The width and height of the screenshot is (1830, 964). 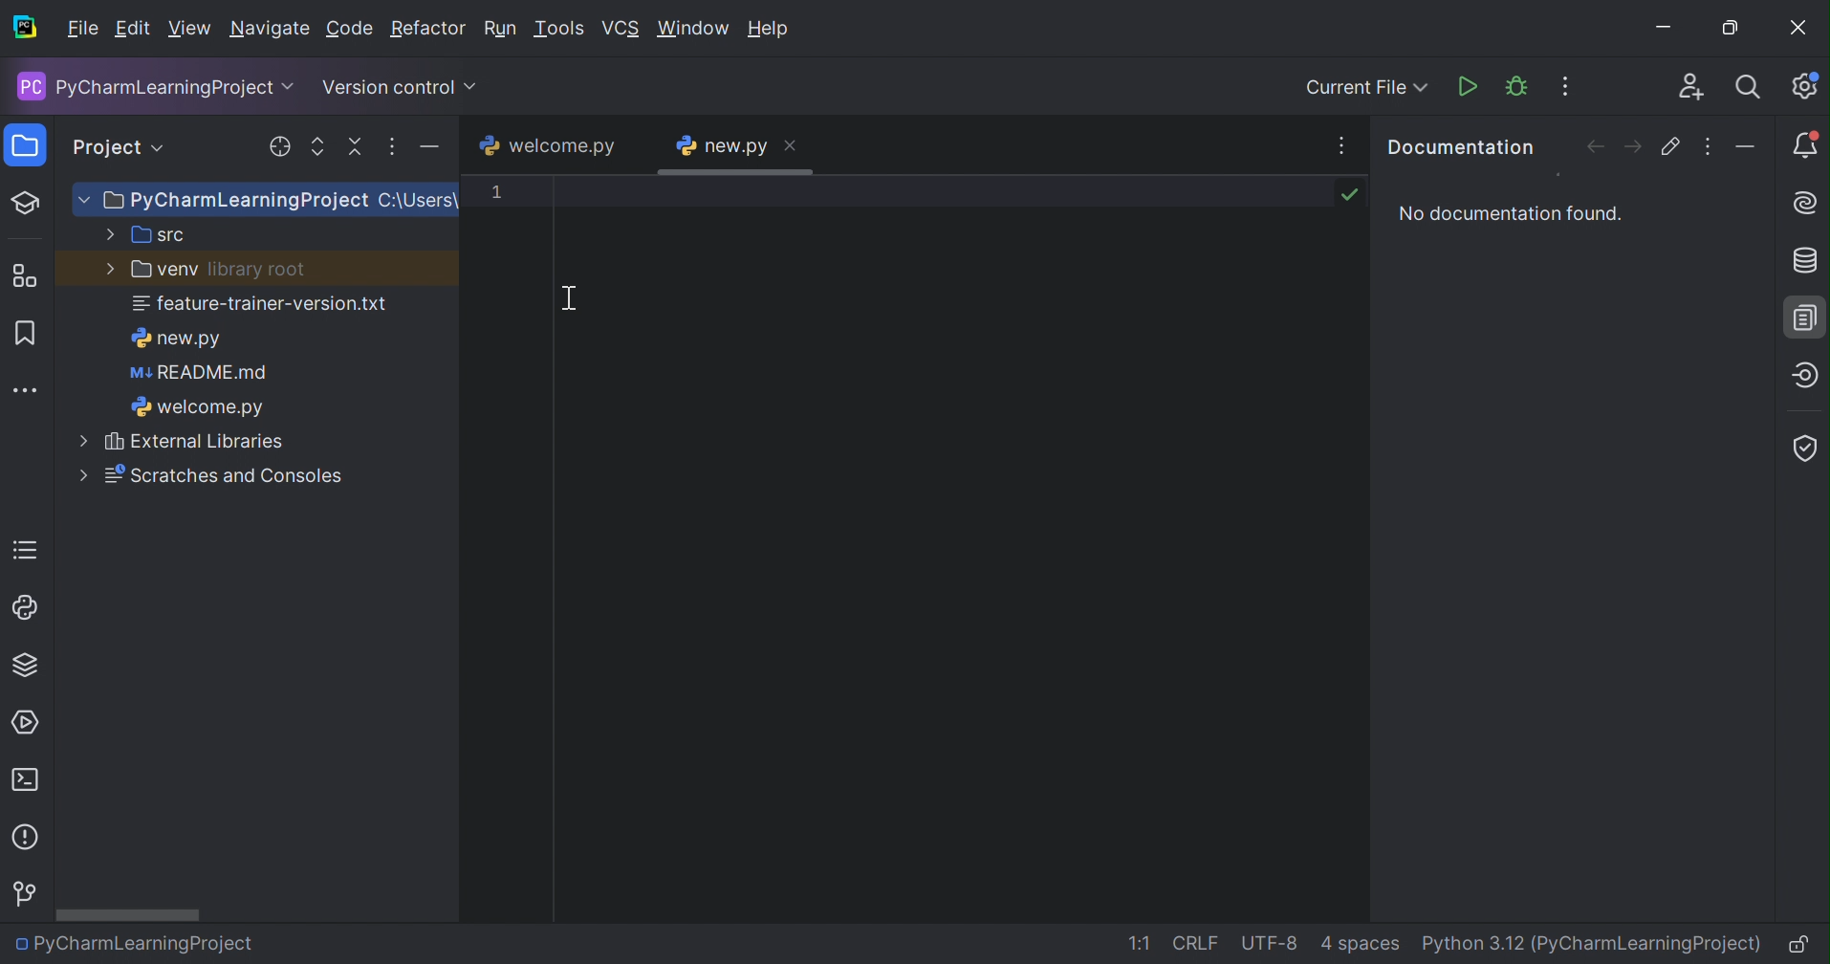 I want to click on Edit, so click(x=132, y=30).